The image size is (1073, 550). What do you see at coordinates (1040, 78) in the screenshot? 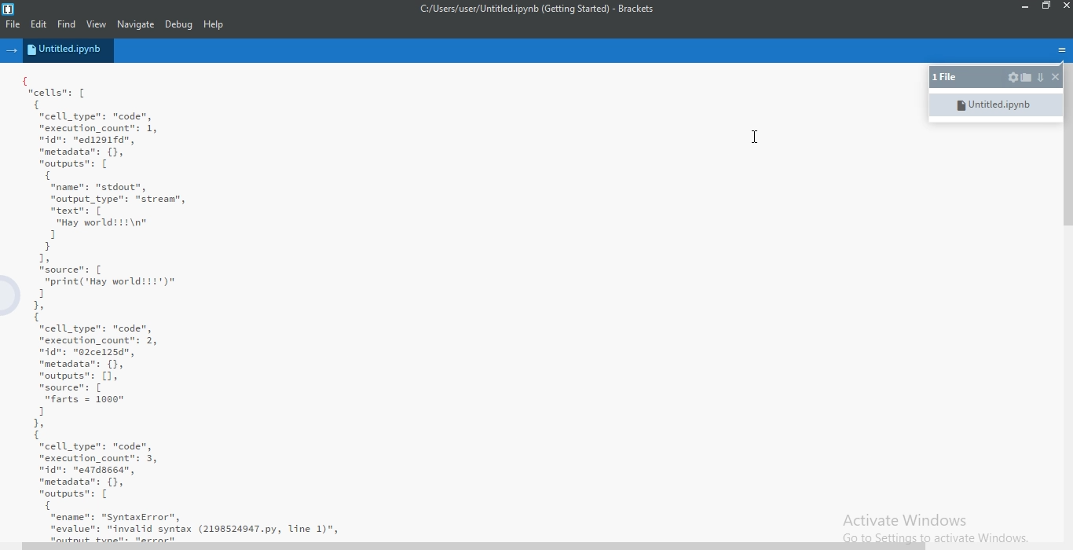
I see `down` at bounding box center [1040, 78].